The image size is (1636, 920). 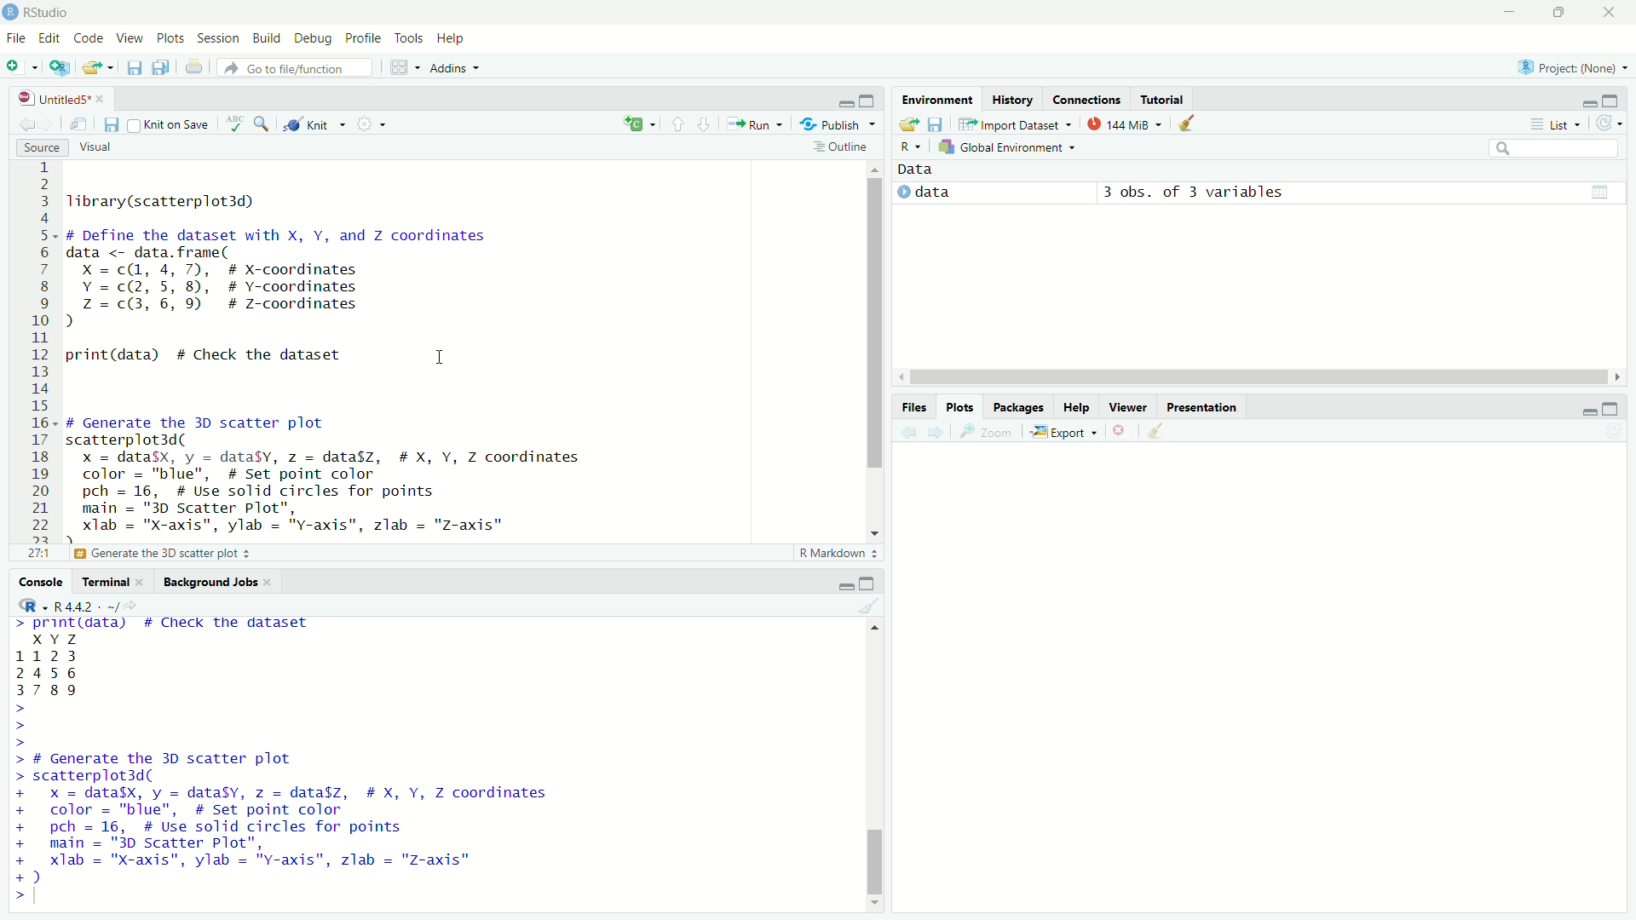 What do you see at coordinates (1506, 13) in the screenshot?
I see `minimize` at bounding box center [1506, 13].